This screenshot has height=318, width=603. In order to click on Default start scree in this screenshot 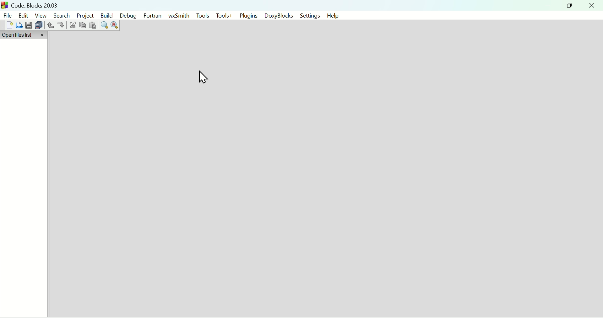, I will do `click(324, 174)`.